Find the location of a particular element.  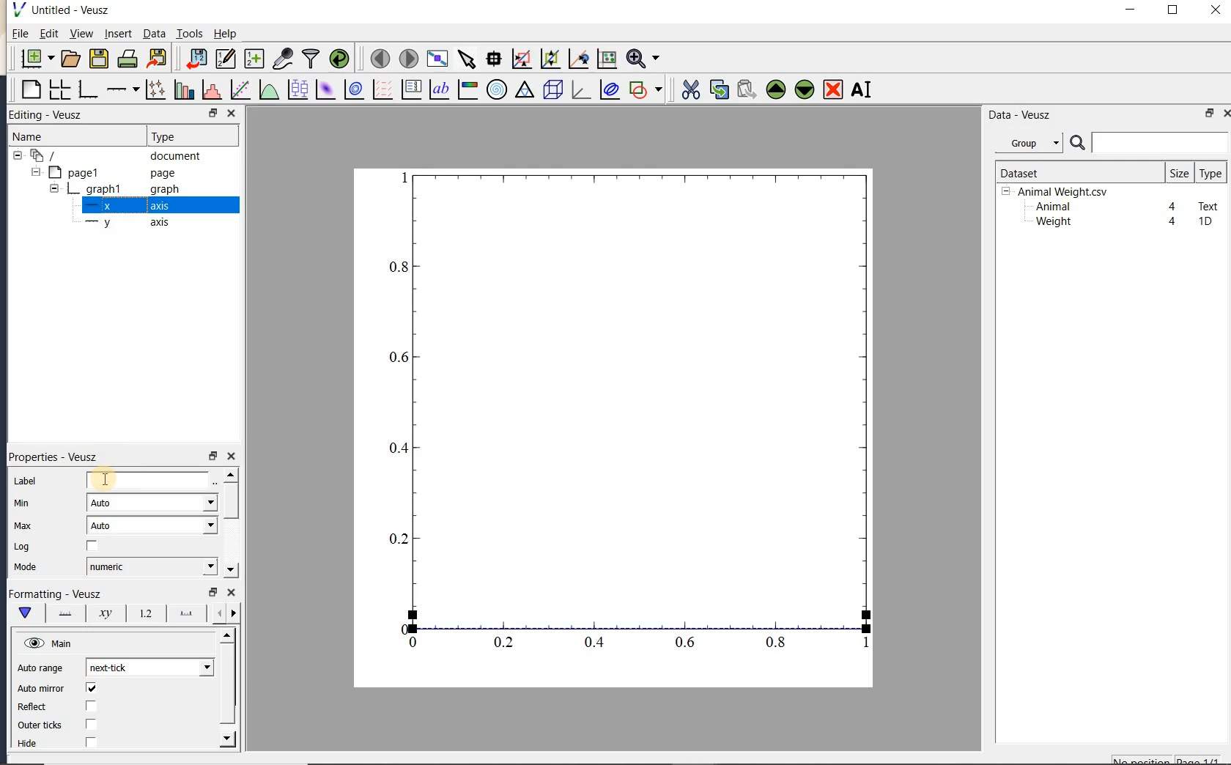

click to zoom out of graph axes is located at coordinates (551, 58).